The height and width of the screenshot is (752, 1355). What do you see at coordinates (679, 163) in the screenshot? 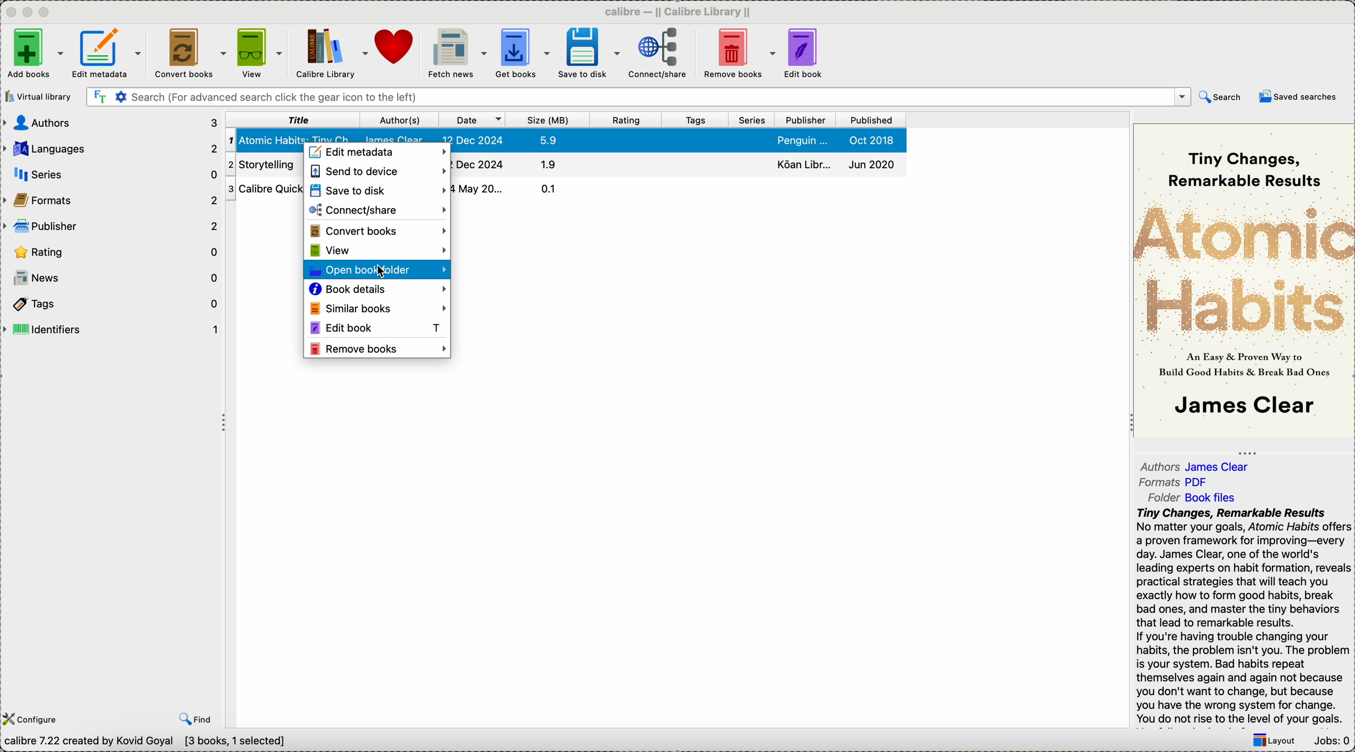
I see `details` at bounding box center [679, 163].